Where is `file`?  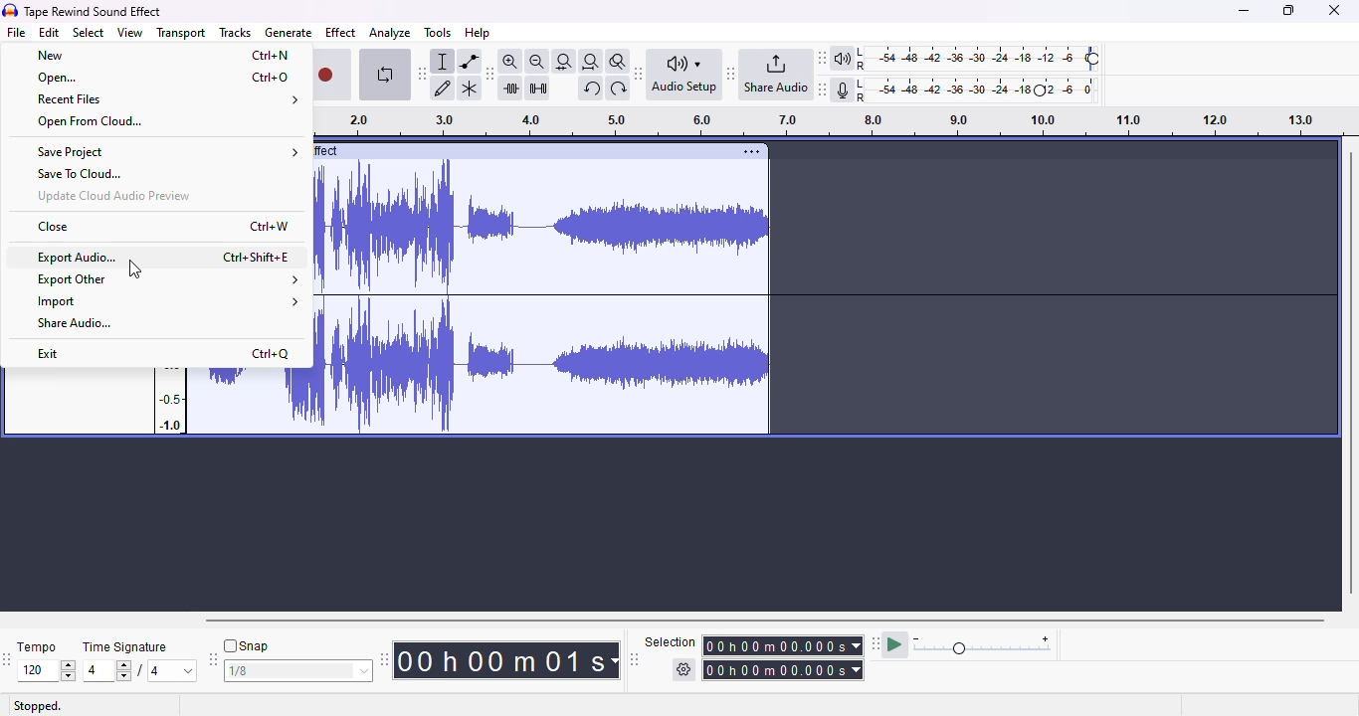
file is located at coordinates (17, 32).